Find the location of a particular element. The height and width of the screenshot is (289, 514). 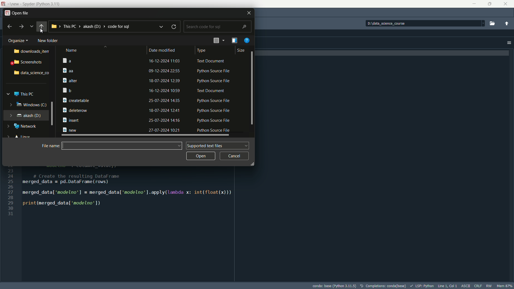

organize is located at coordinates (18, 40).